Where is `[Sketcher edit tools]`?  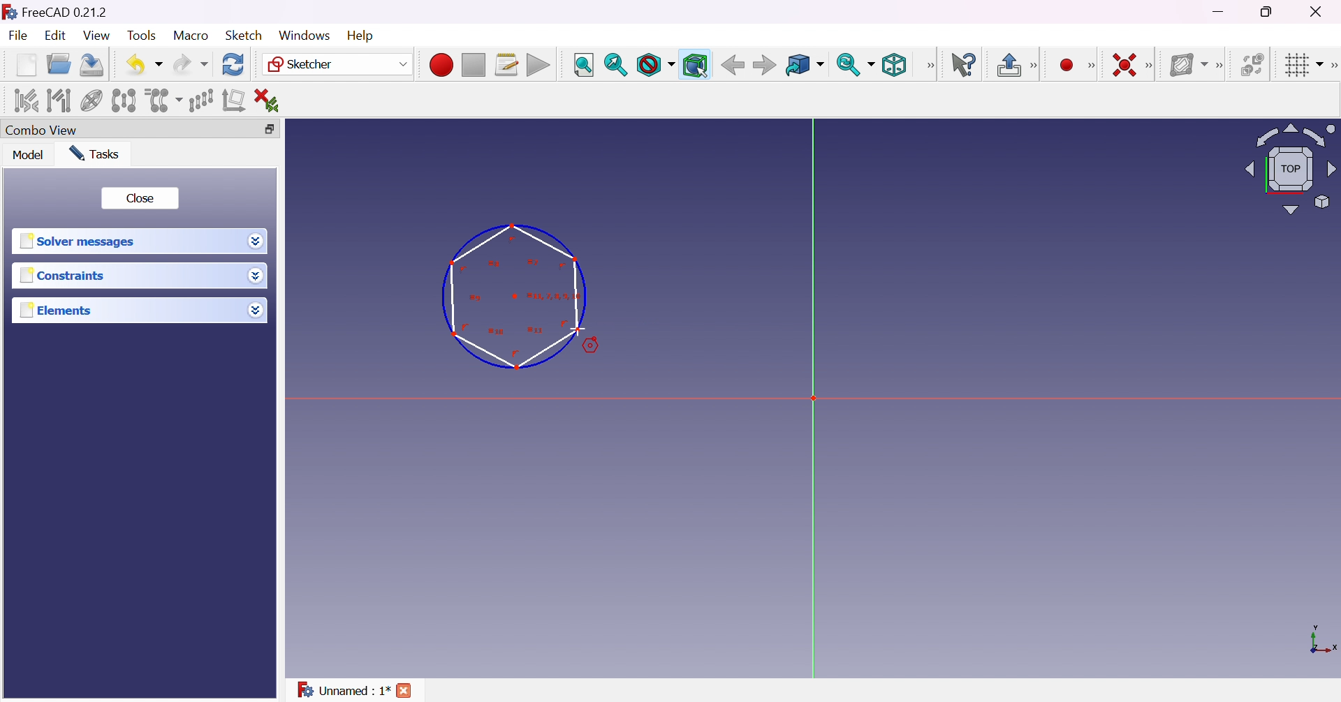
[Sketcher edit tools] is located at coordinates (1333, 66).